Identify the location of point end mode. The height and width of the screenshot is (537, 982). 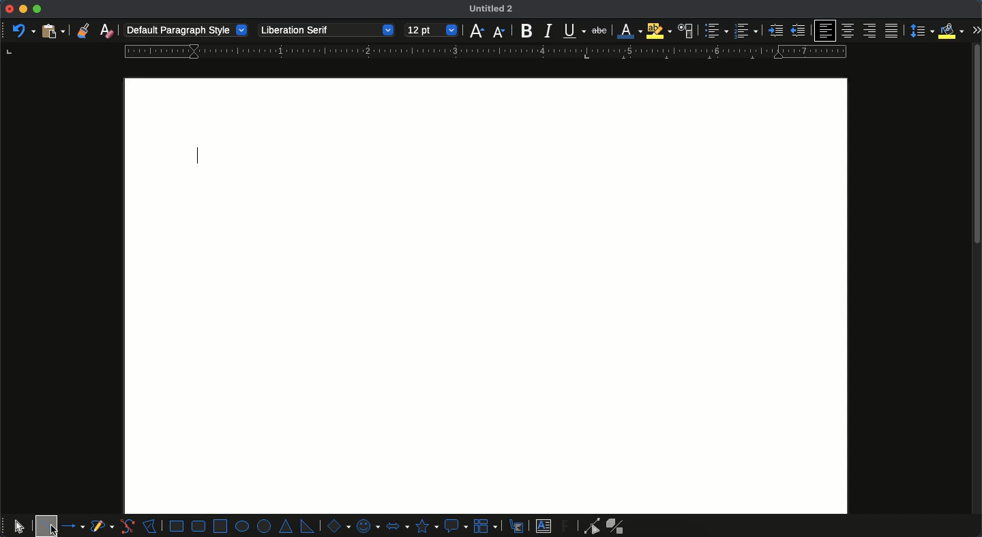
(589, 526).